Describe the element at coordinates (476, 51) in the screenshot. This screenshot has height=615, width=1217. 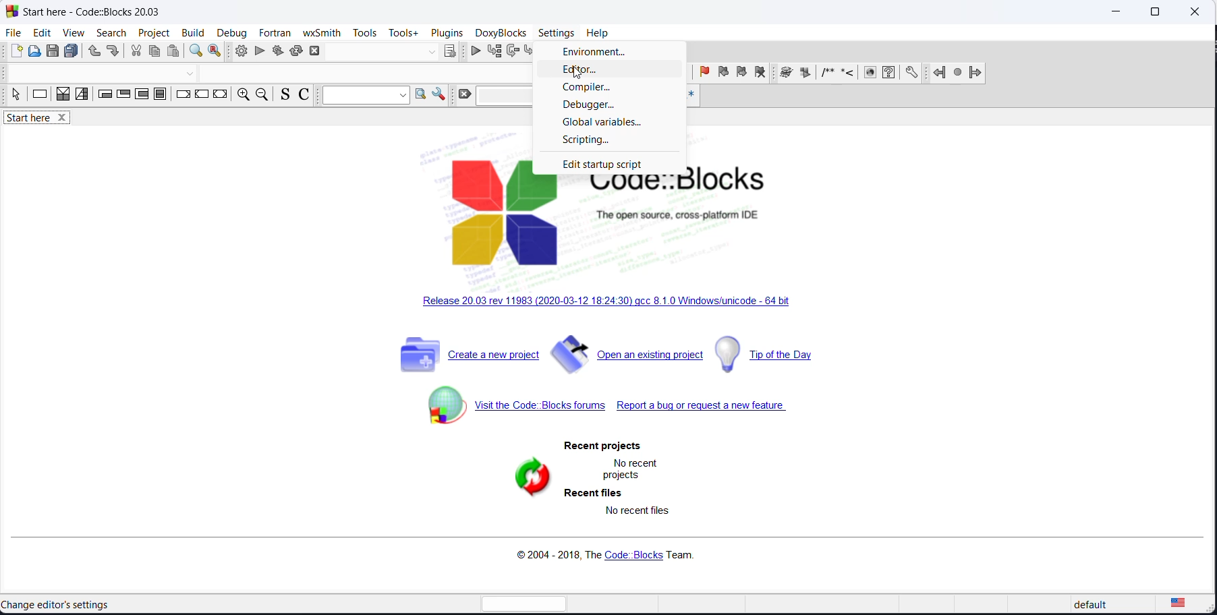
I see `continue debugging` at that location.